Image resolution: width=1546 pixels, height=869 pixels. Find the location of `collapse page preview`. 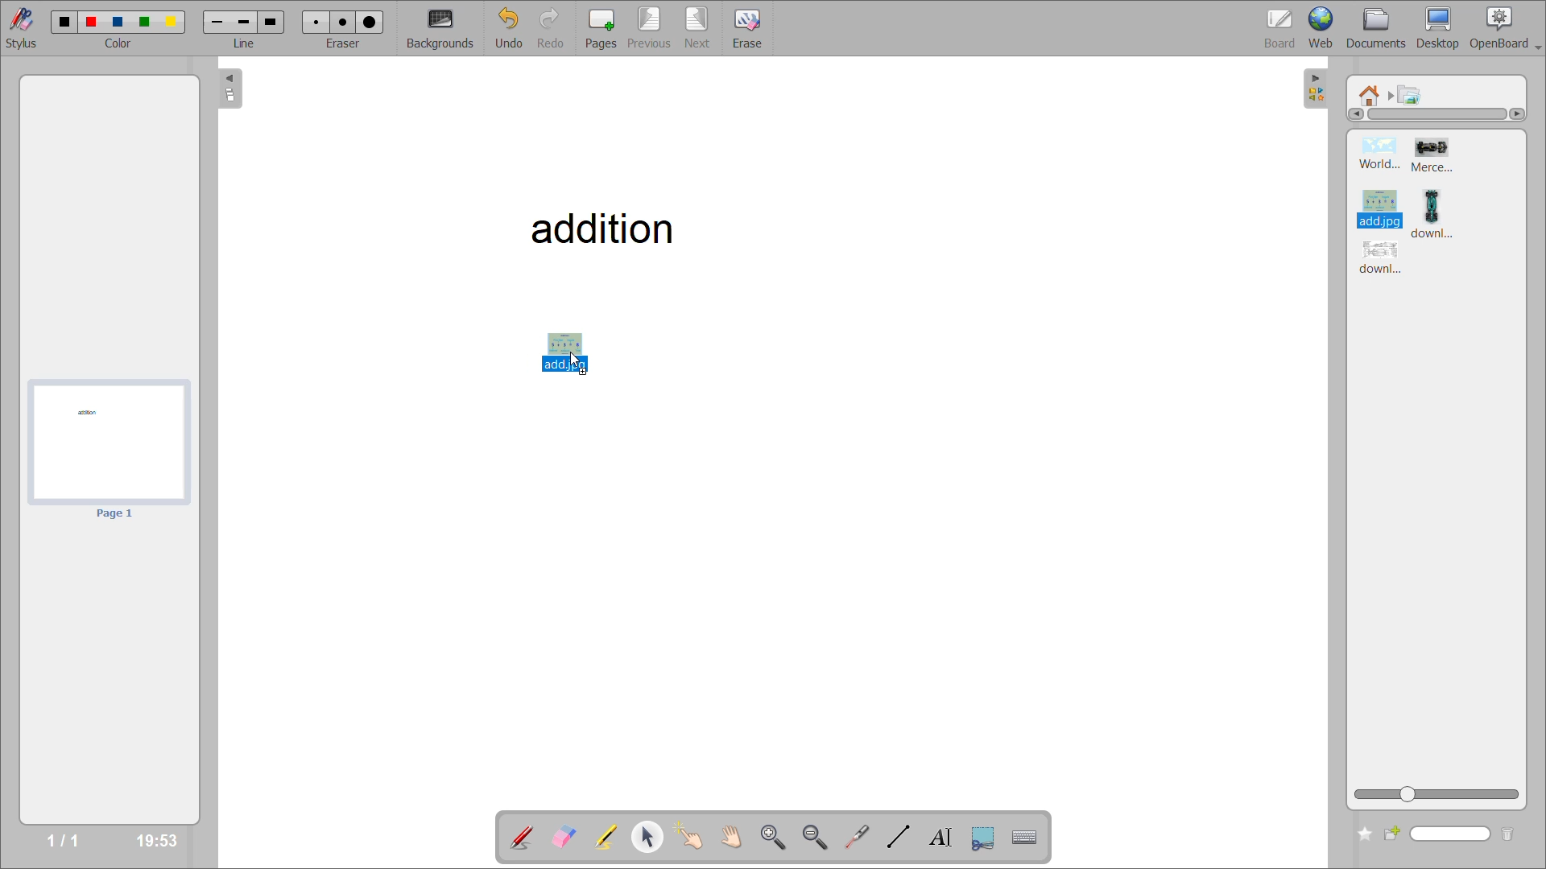

collapse page preview is located at coordinates (232, 89).